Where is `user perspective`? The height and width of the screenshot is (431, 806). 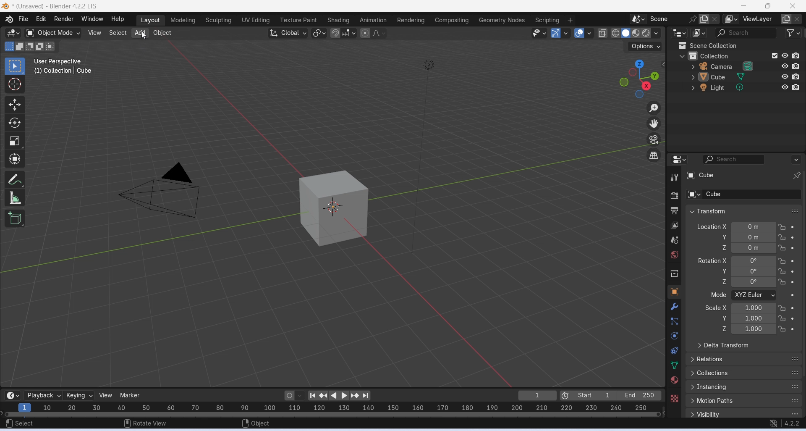 user perspective is located at coordinates (59, 61).